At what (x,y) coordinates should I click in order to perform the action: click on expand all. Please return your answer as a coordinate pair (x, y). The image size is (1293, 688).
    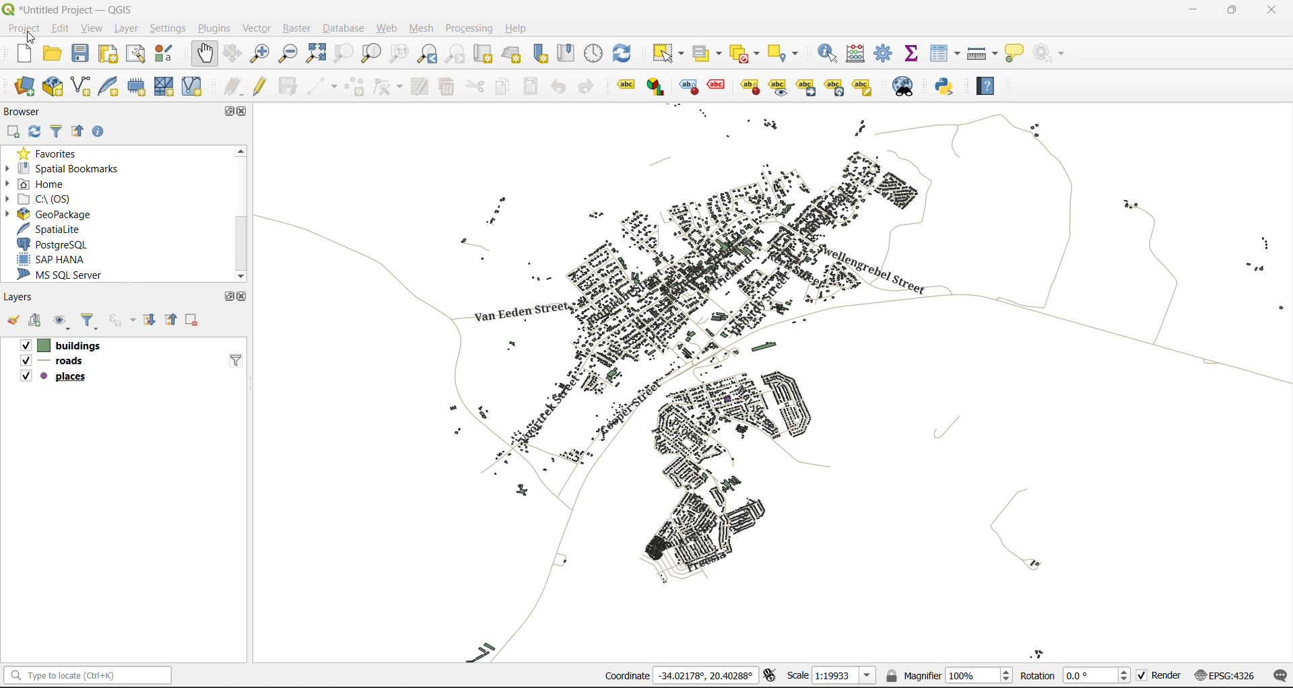
    Looking at the image, I should click on (149, 319).